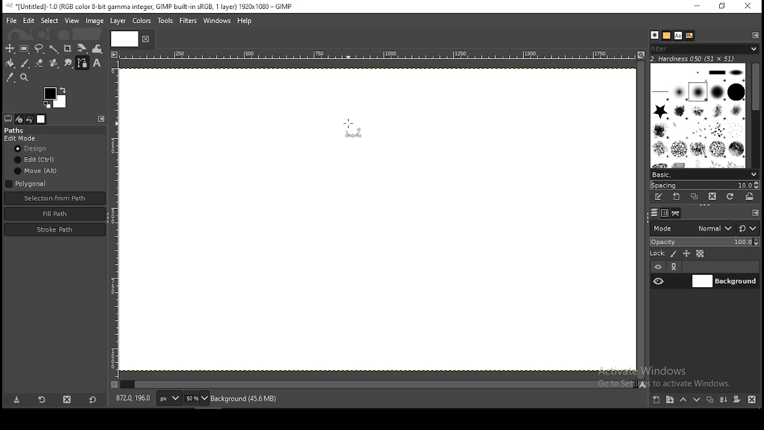  What do you see at coordinates (168, 398) in the screenshot?
I see `units` at bounding box center [168, 398].